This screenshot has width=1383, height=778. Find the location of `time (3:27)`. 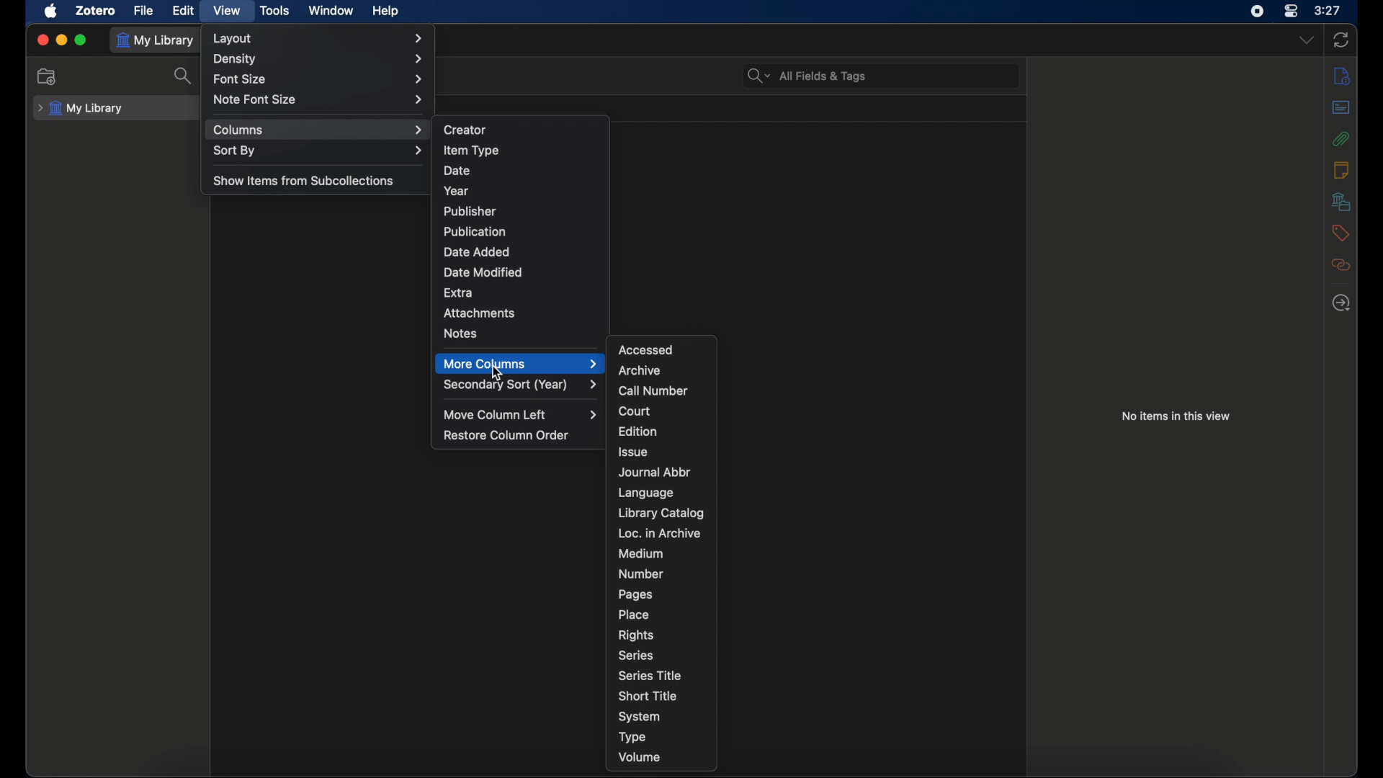

time (3:27) is located at coordinates (1328, 9).